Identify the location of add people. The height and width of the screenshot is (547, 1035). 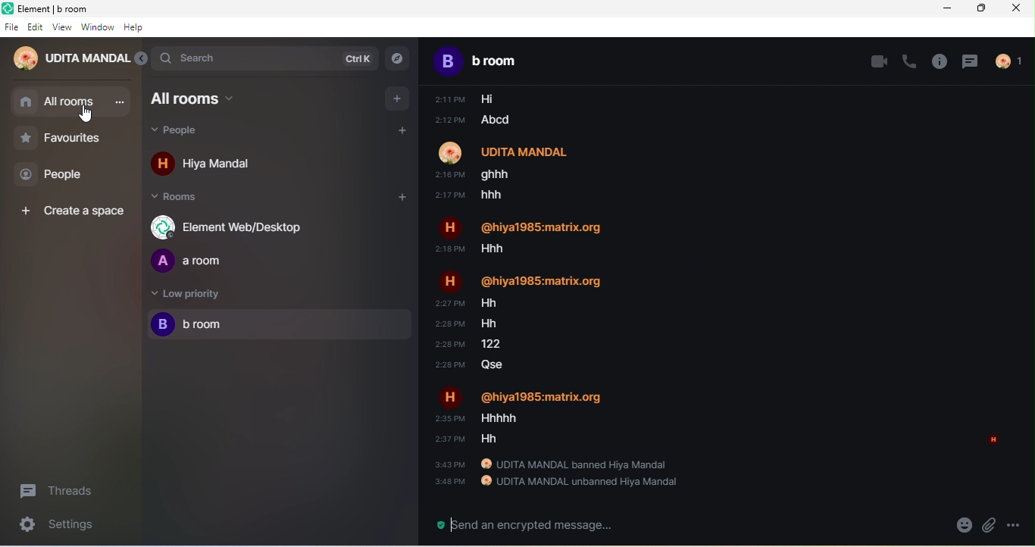
(406, 133).